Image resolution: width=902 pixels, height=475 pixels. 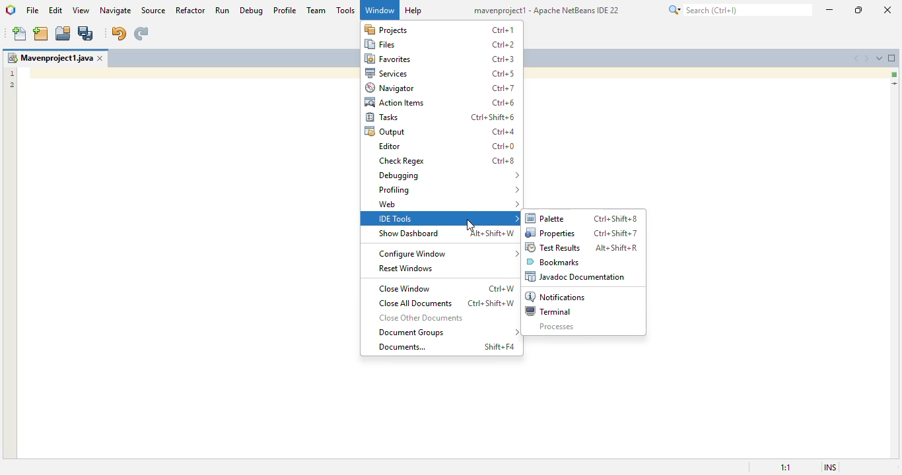 I want to click on processes, so click(x=557, y=327).